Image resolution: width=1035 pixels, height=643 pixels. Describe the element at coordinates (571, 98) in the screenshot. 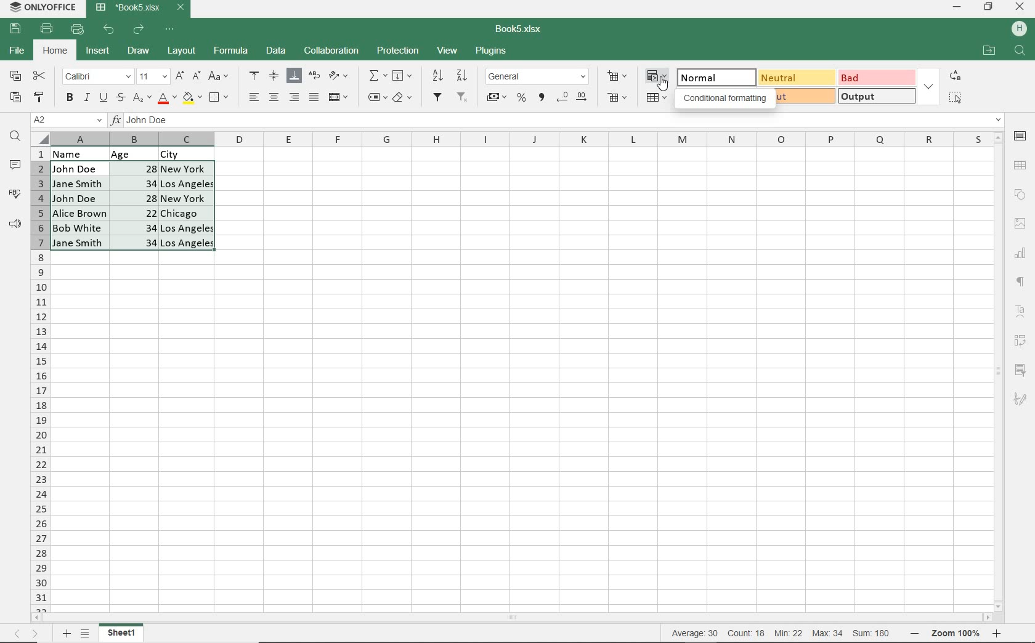

I see `CHANGE DECIMAL PLACE` at that location.